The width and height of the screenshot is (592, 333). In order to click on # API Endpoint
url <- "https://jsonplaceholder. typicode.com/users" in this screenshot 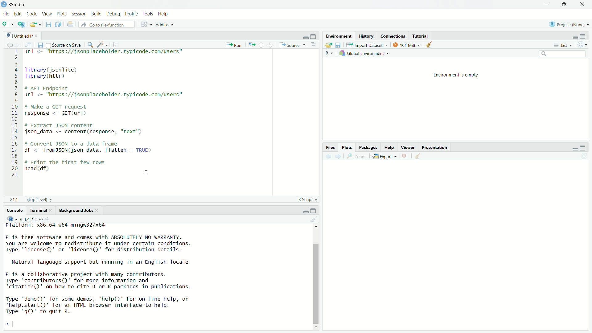, I will do `click(106, 92)`.